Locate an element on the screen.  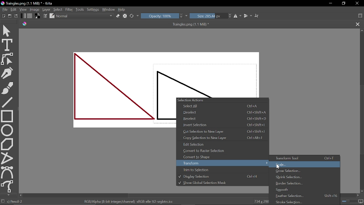
Help is located at coordinates (122, 10).